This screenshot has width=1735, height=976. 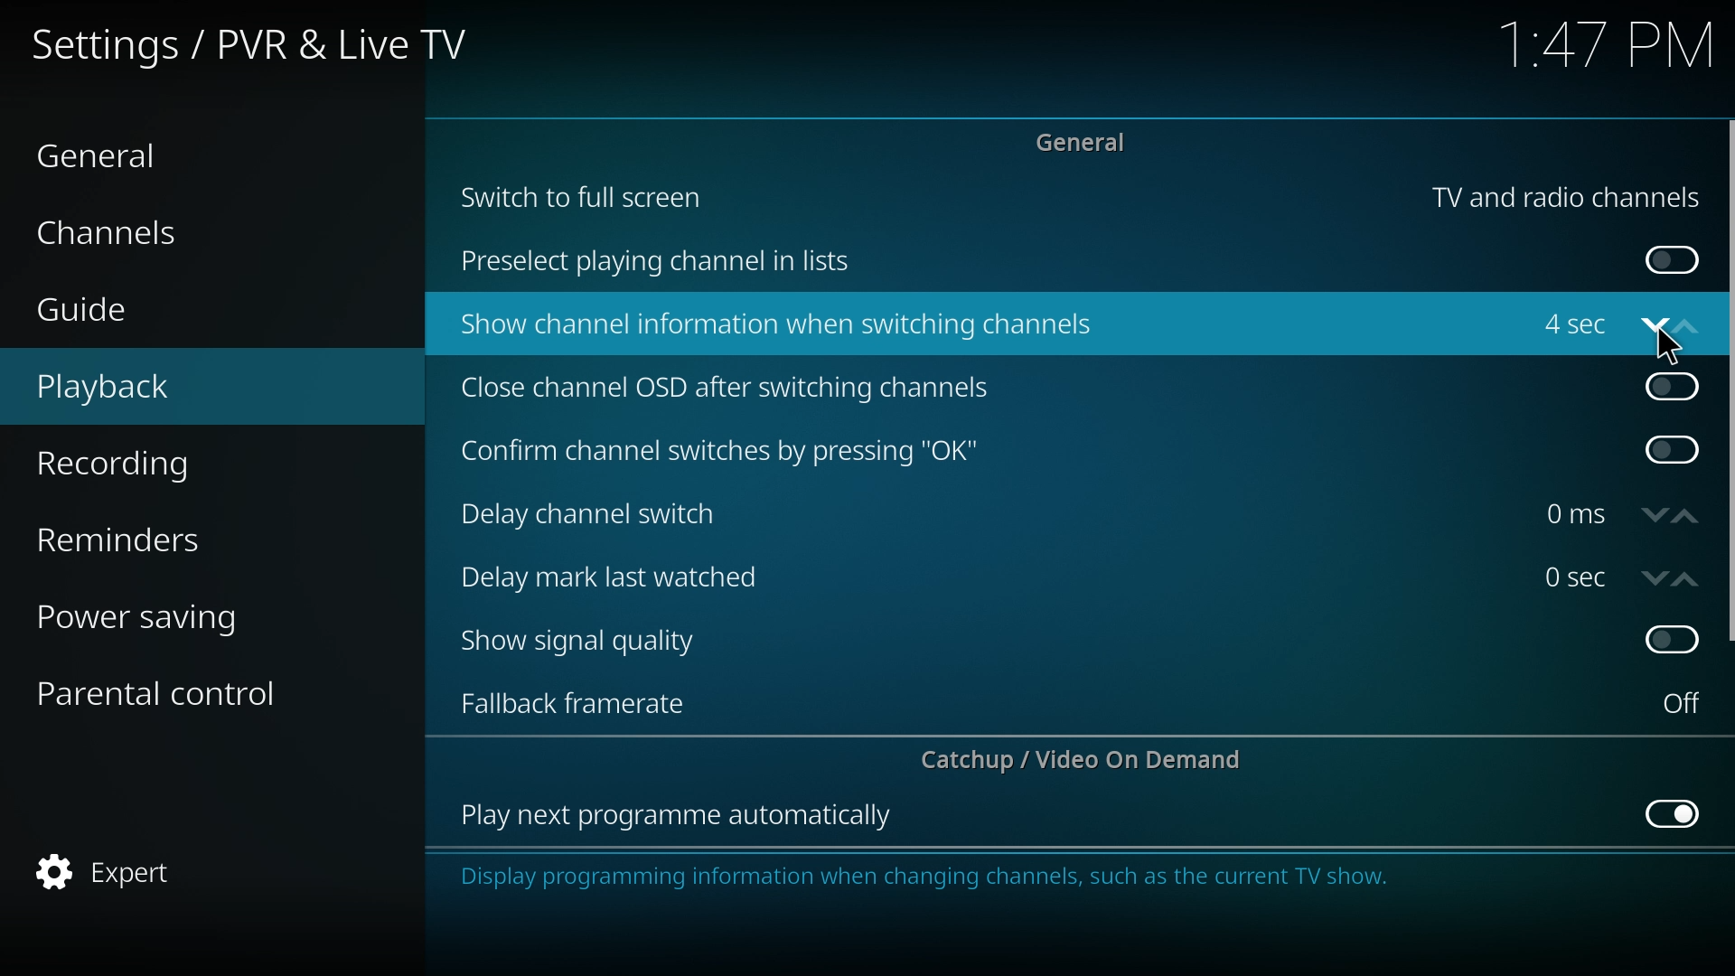 I want to click on off, so click(x=1675, y=450).